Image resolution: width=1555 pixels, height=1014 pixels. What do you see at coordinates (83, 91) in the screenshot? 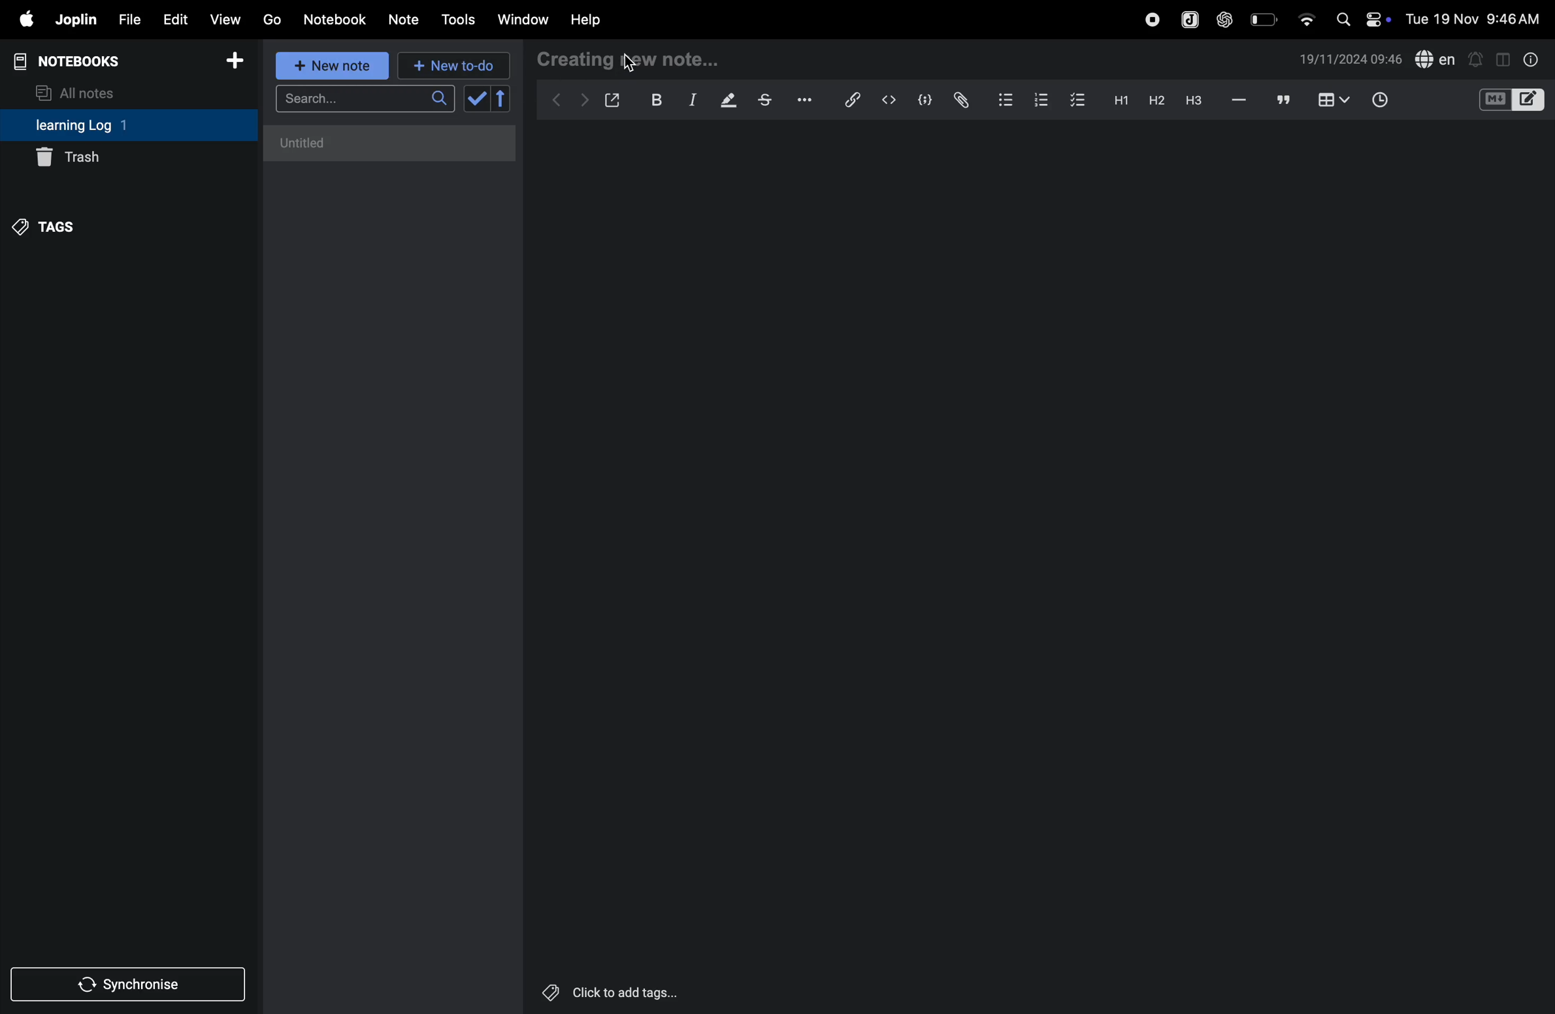
I see `all notes` at bounding box center [83, 91].